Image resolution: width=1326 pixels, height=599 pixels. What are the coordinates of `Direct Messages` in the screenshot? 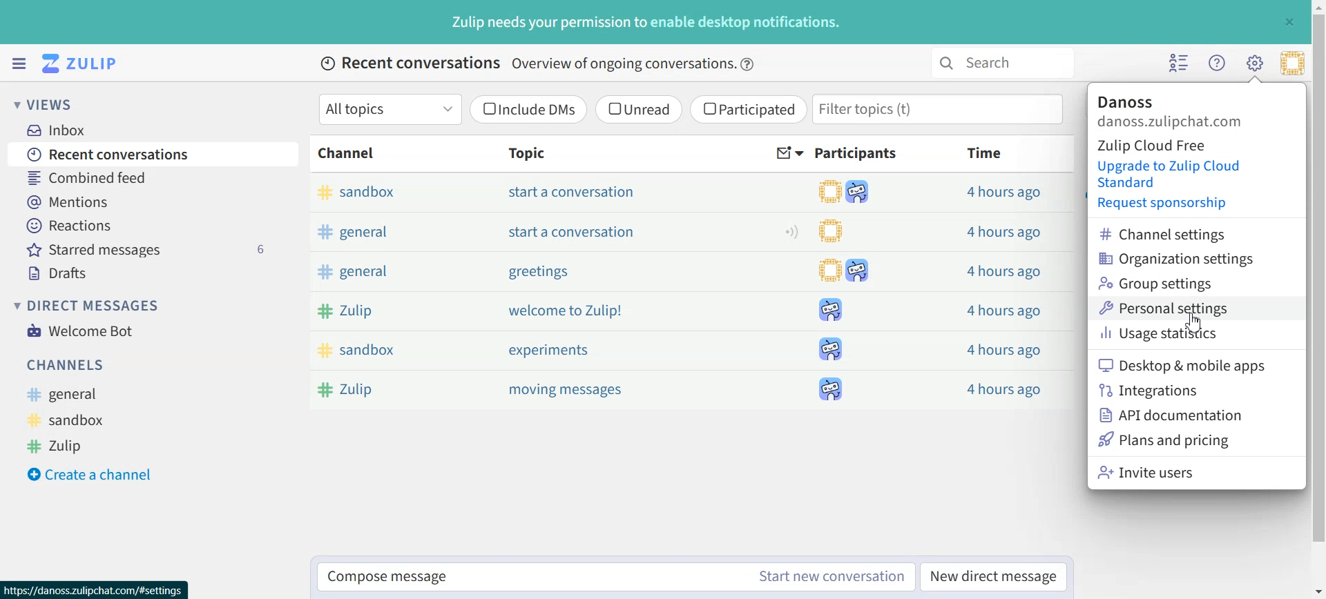 It's located at (90, 305).